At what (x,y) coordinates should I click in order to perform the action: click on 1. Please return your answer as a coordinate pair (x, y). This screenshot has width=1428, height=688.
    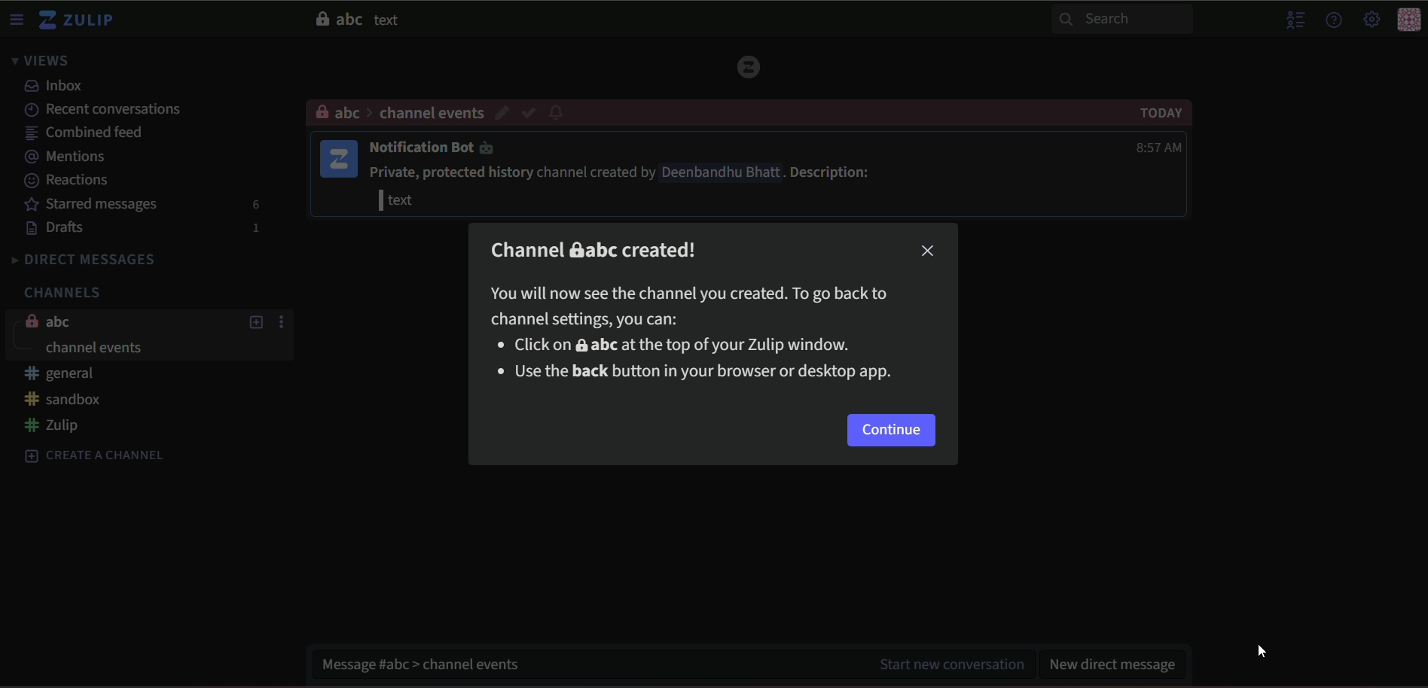
    Looking at the image, I should click on (252, 228).